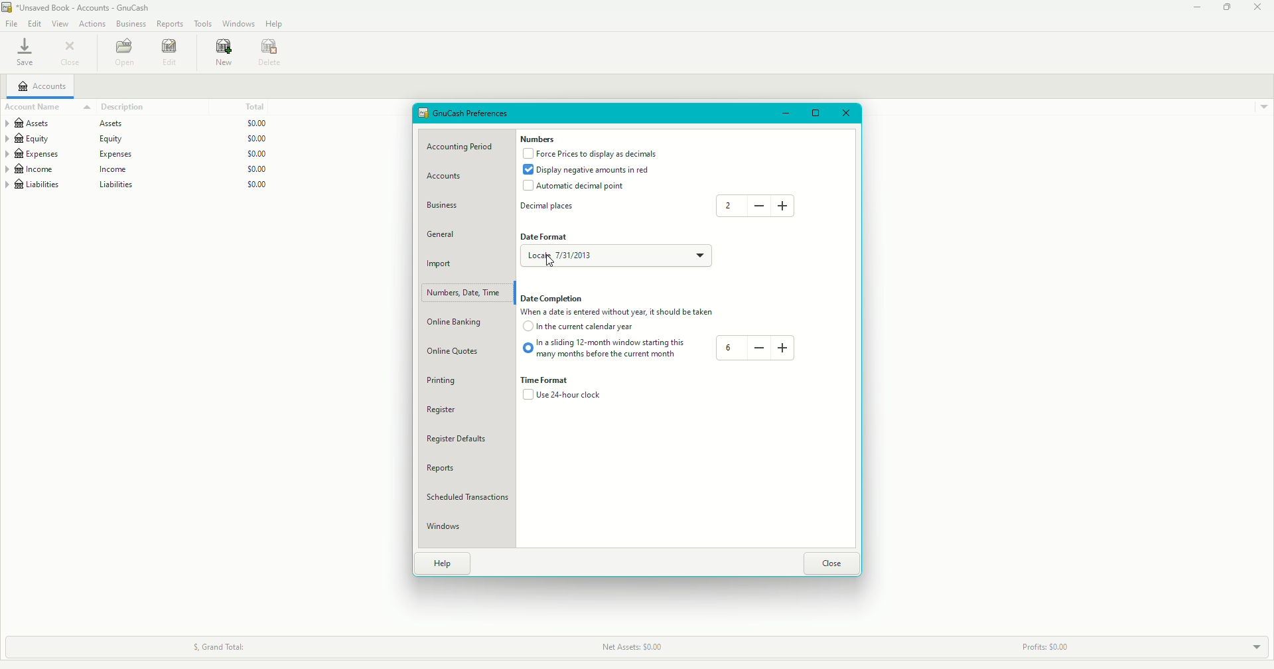  Describe the element at coordinates (445, 469) in the screenshot. I see `Reports` at that location.